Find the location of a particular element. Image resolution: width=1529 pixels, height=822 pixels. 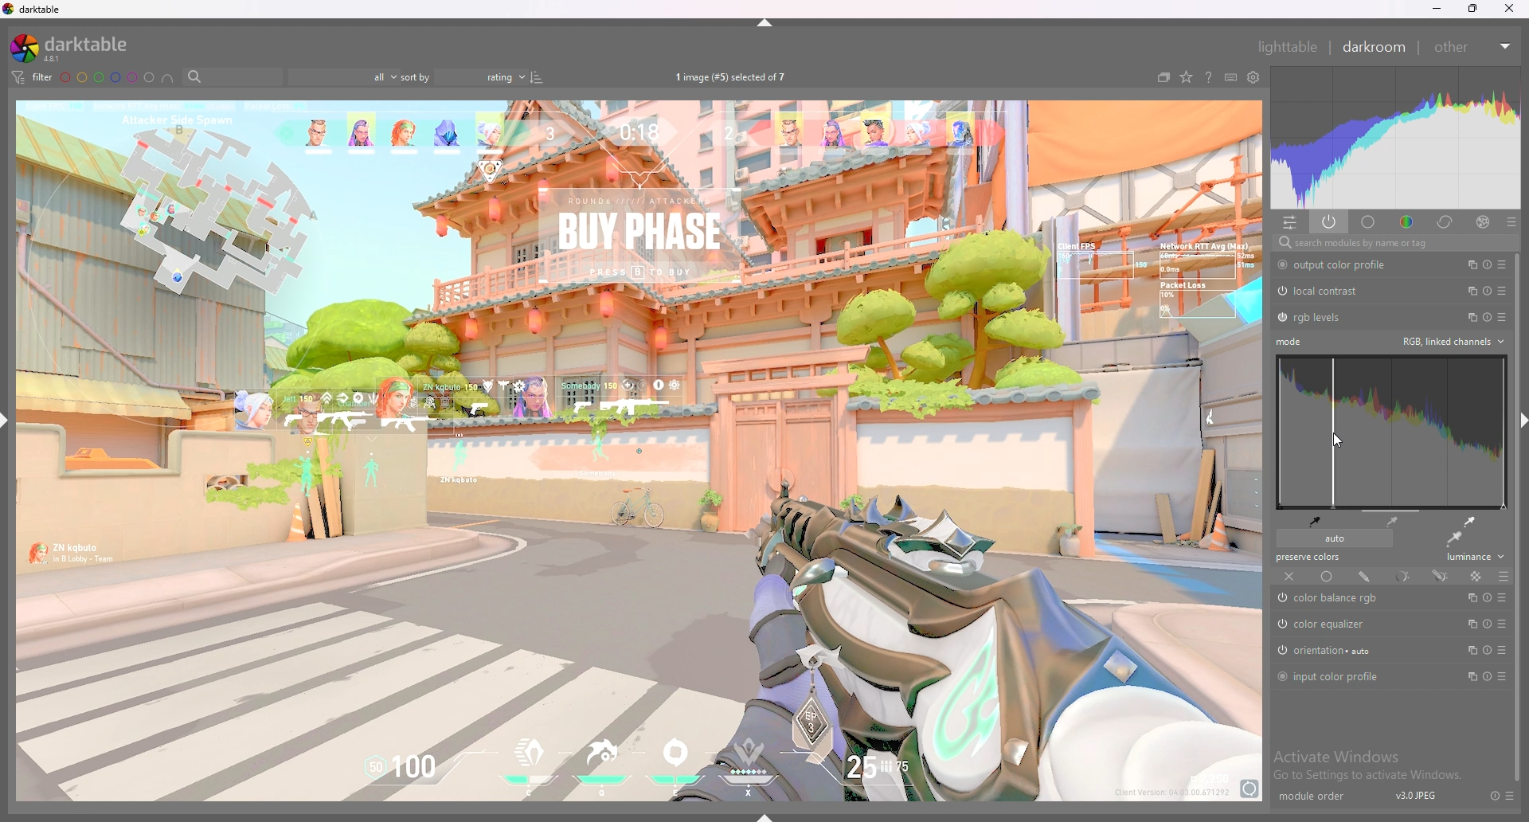

color labels is located at coordinates (107, 77).